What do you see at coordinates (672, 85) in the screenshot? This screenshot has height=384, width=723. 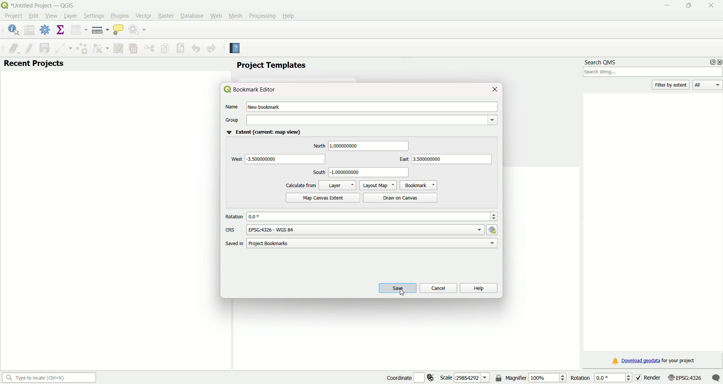 I see `filter` at bounding box center [672, 85].